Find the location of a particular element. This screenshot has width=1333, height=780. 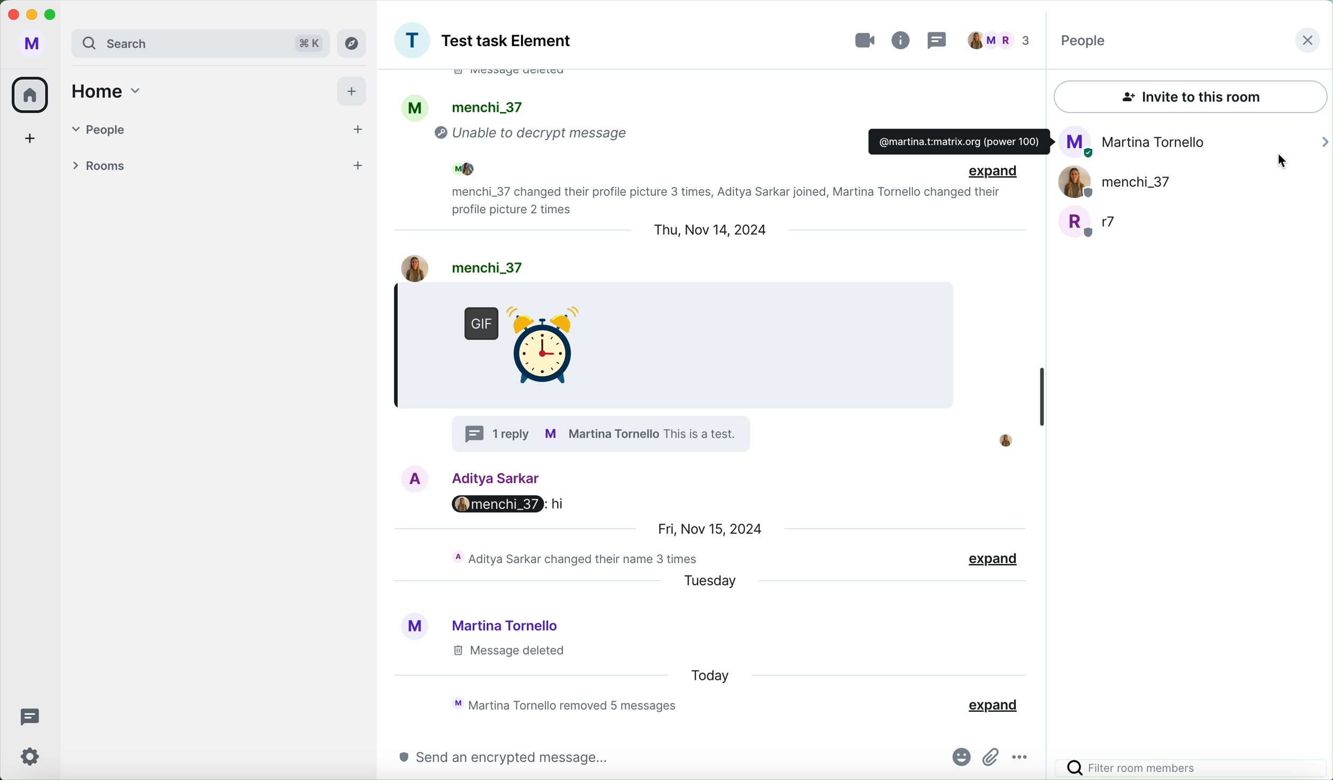

user is located at coordinates (483, 266).